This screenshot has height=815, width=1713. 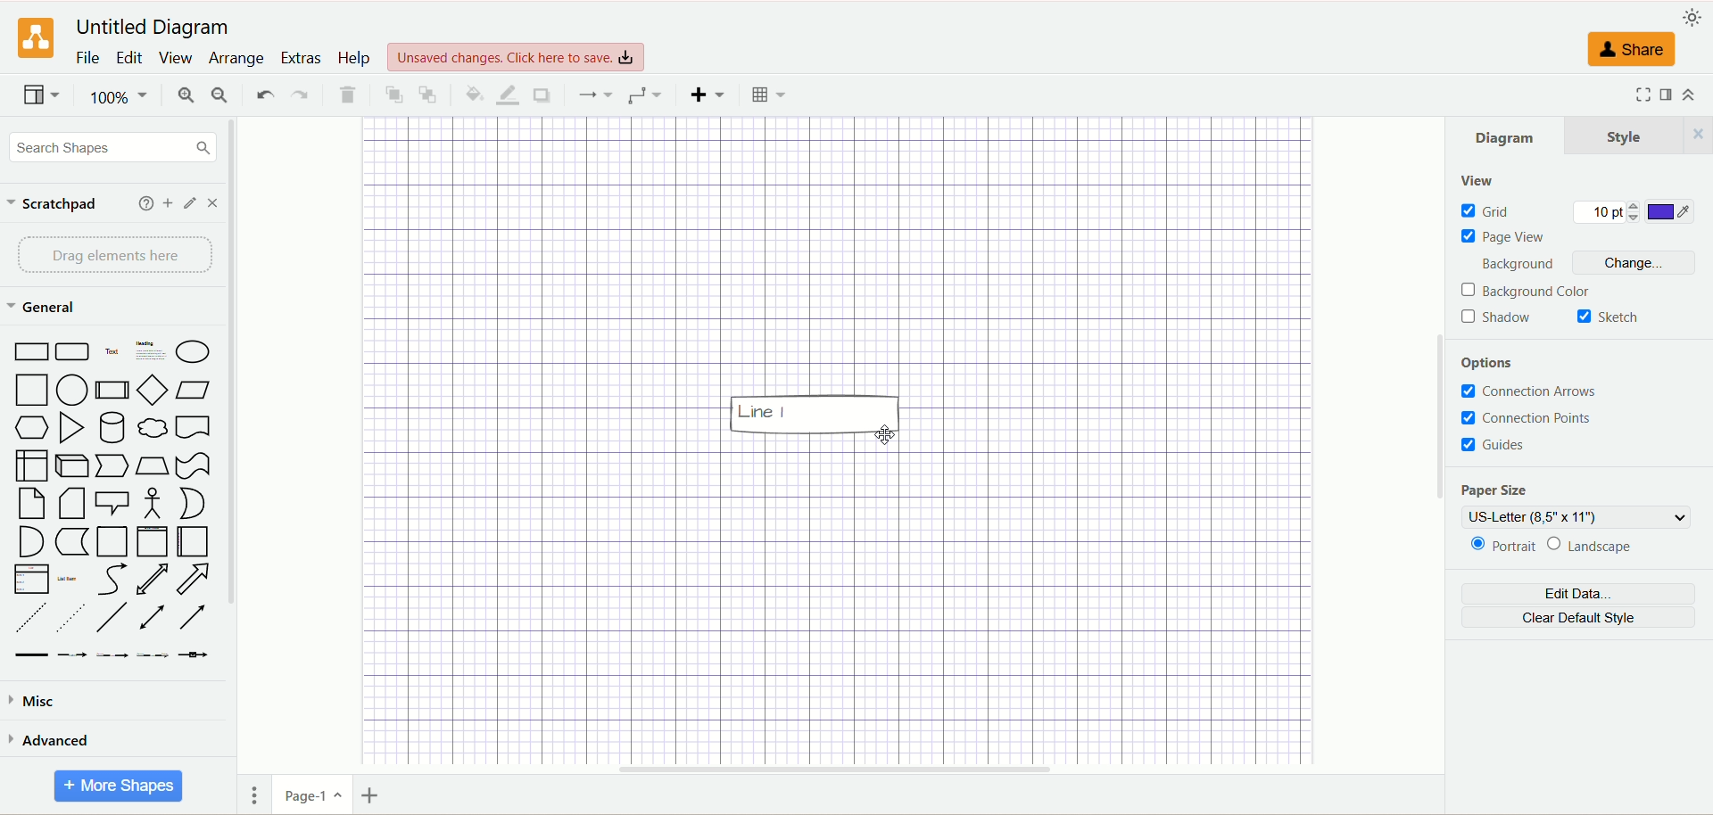 What do you see at coordinates (301, 57) in the screenshot?
I see `extras` at bounding box center [301, 57].